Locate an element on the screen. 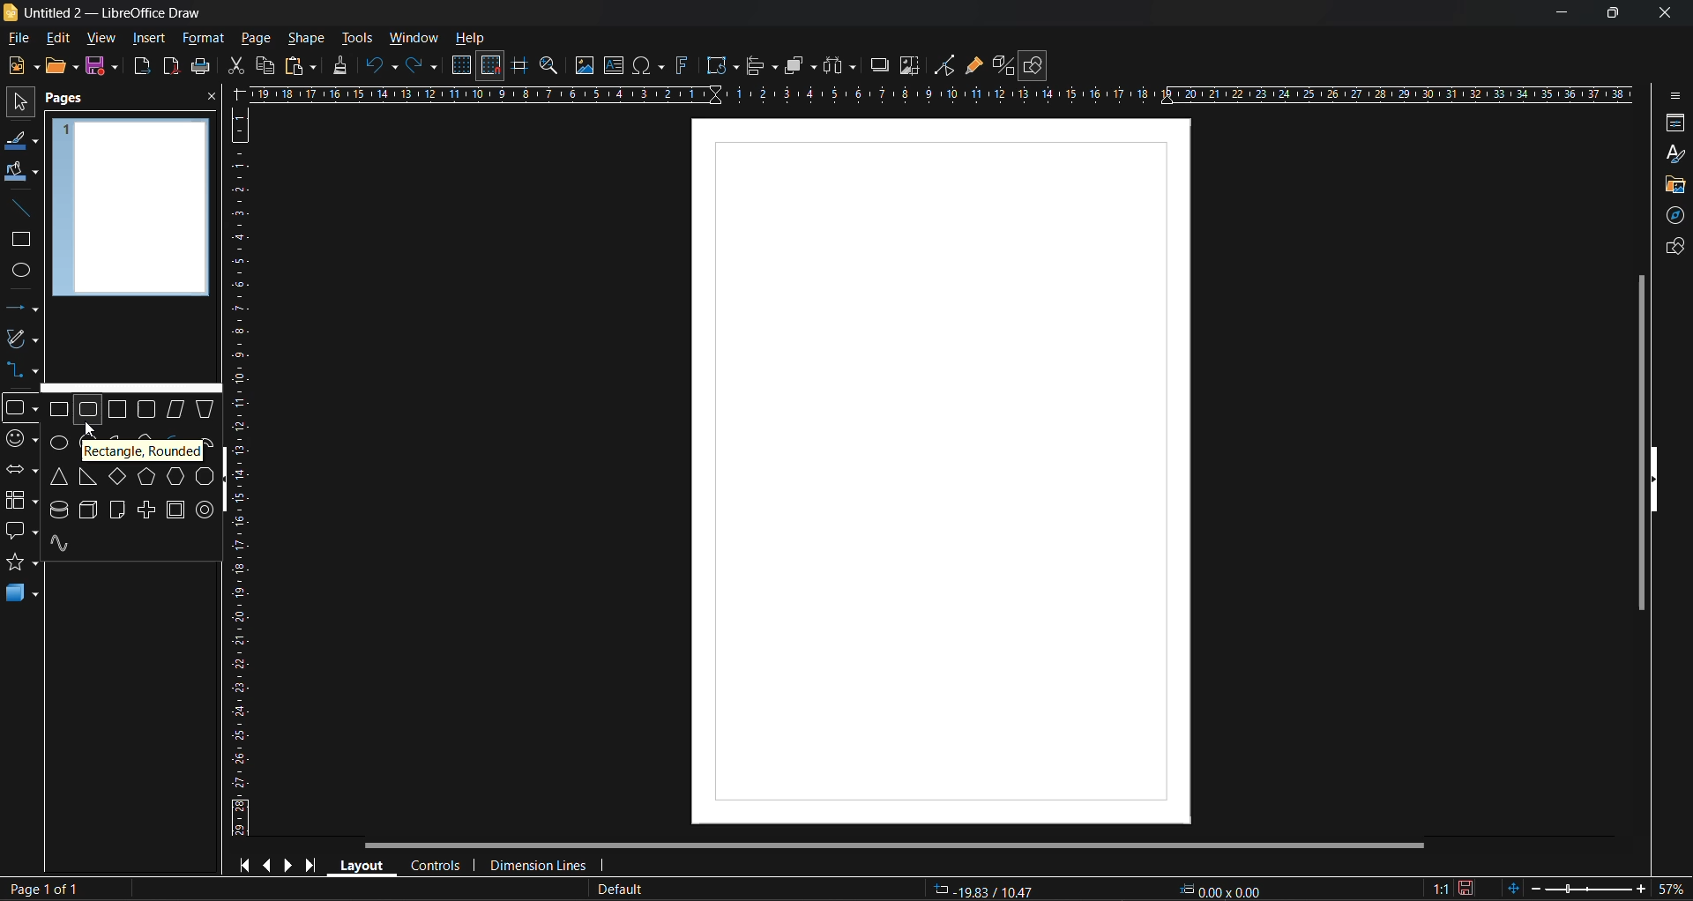 This screenshot has height=901, width=1693. show draw functions is located at coordinates (1035, 66).